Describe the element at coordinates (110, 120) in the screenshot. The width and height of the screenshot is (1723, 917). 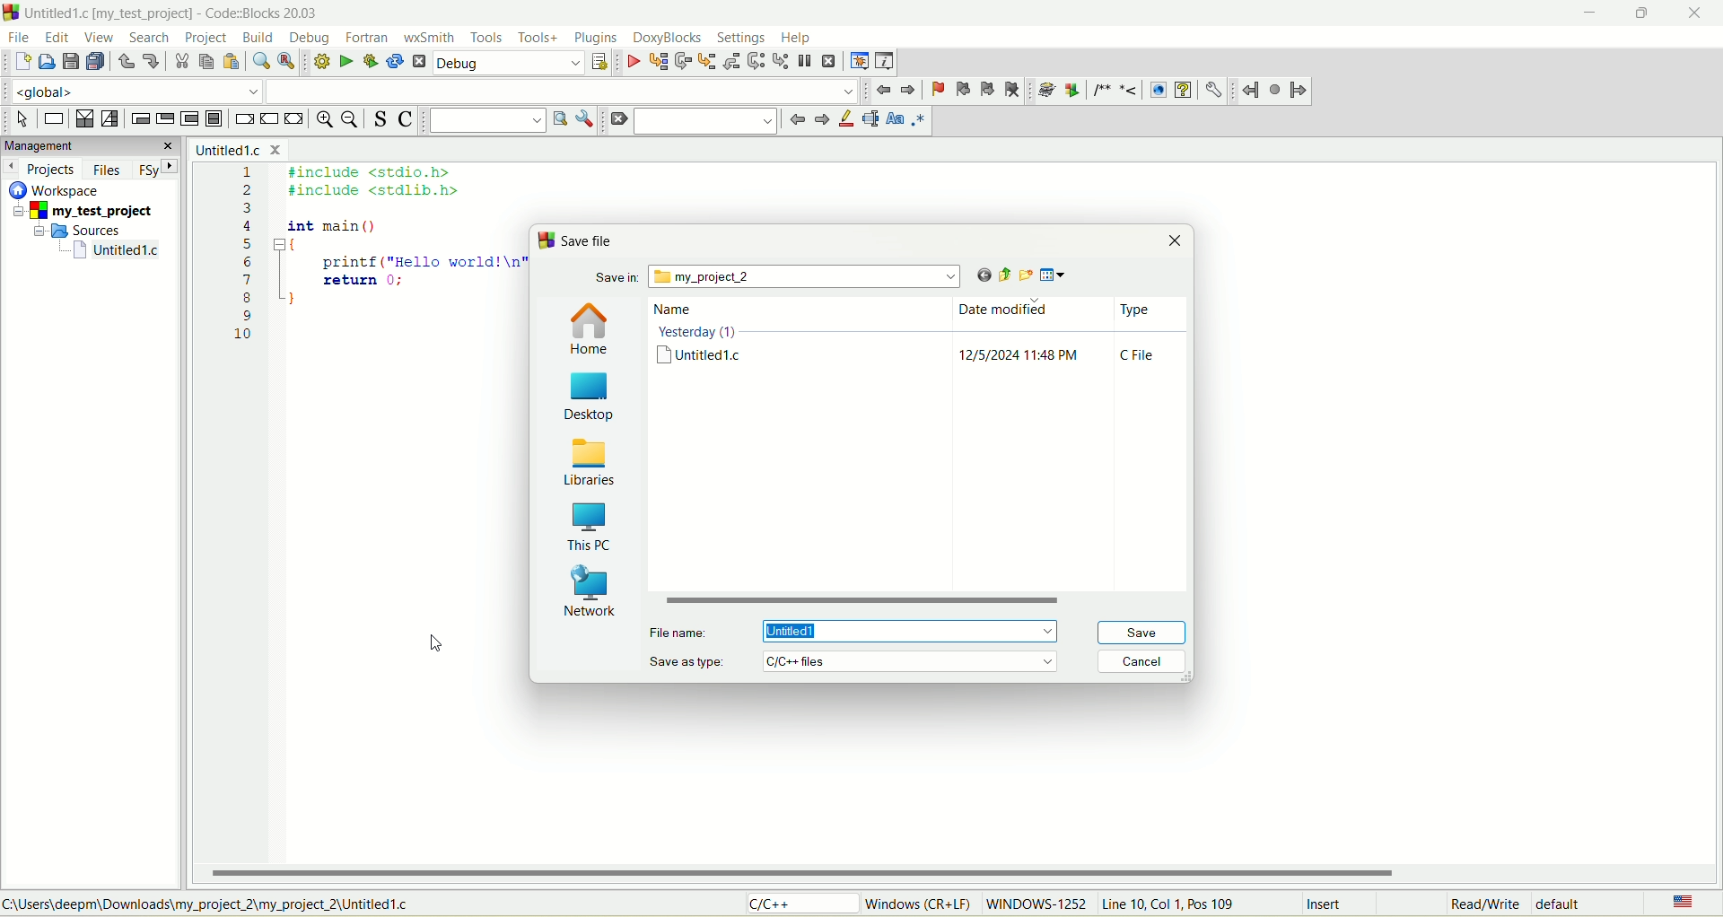
I see `selection` at that location.